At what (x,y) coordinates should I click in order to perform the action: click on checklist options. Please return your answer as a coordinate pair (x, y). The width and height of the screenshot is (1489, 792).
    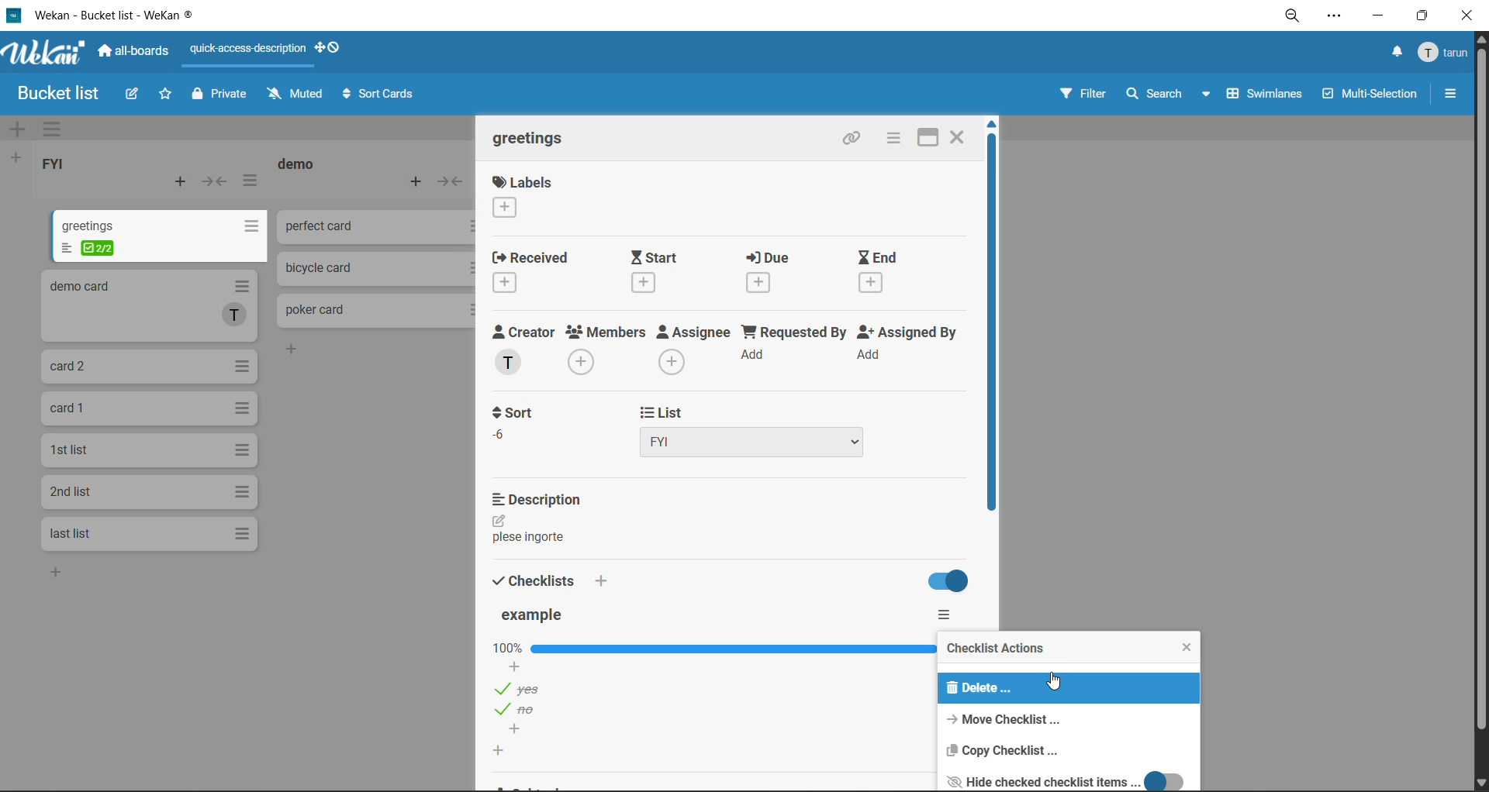
    Looking at the image, I should click on (529, 687).